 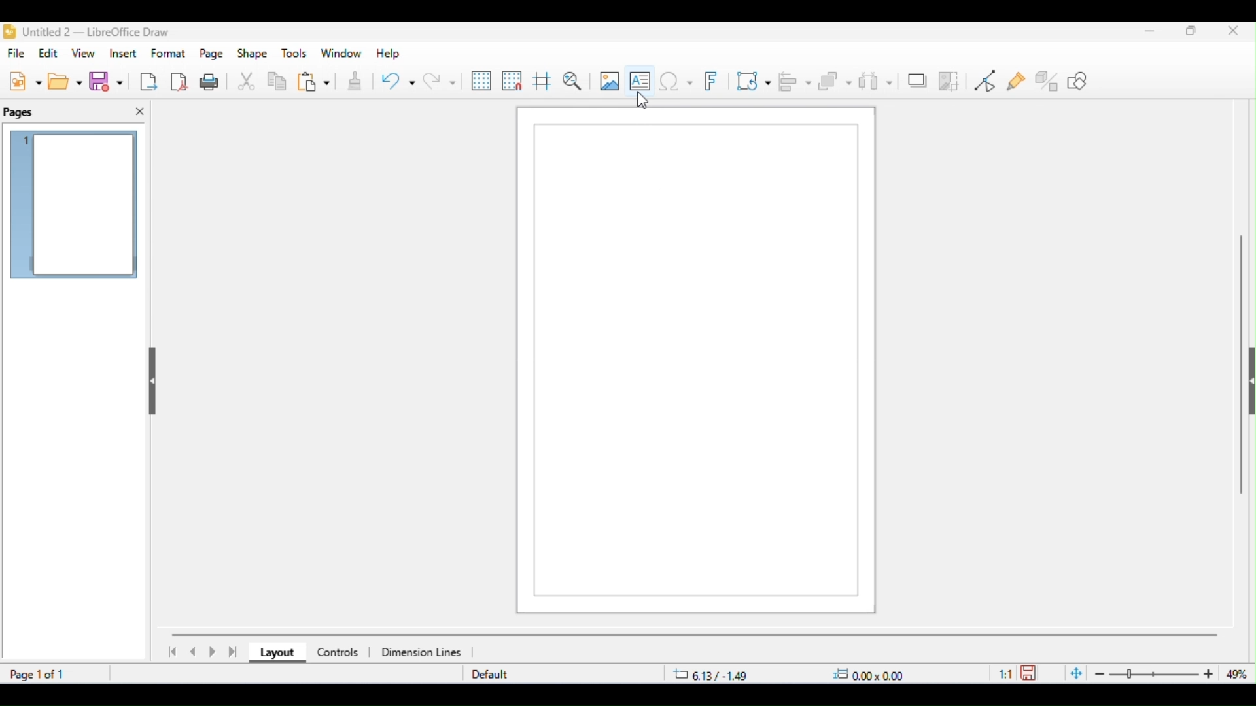 What do you see at coordinates (439, 80) in the screenshot?
I see `redo` at bounding box center [439, 80].